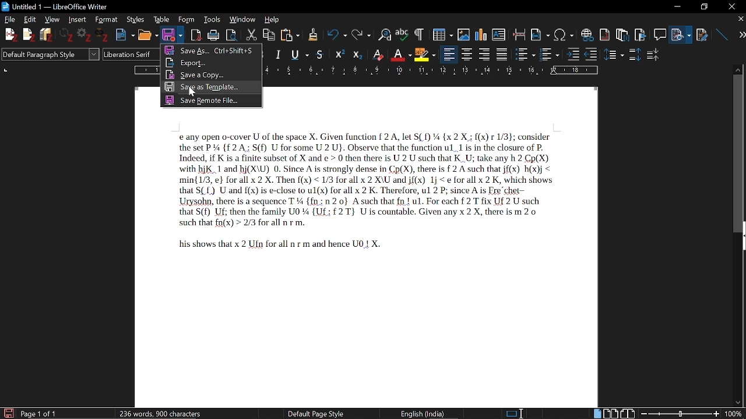 The width and height of the screenshot is (746, 419). What do you see at coordinates (11, 20) in the screenshot?
I see `File` at bounding box center [11, 20].